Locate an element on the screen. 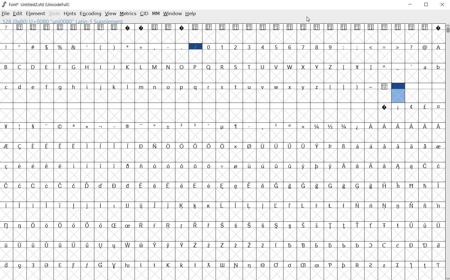 The height and width of the screenshot is (280, 450). Symbol is located at coordinates (60, 27).